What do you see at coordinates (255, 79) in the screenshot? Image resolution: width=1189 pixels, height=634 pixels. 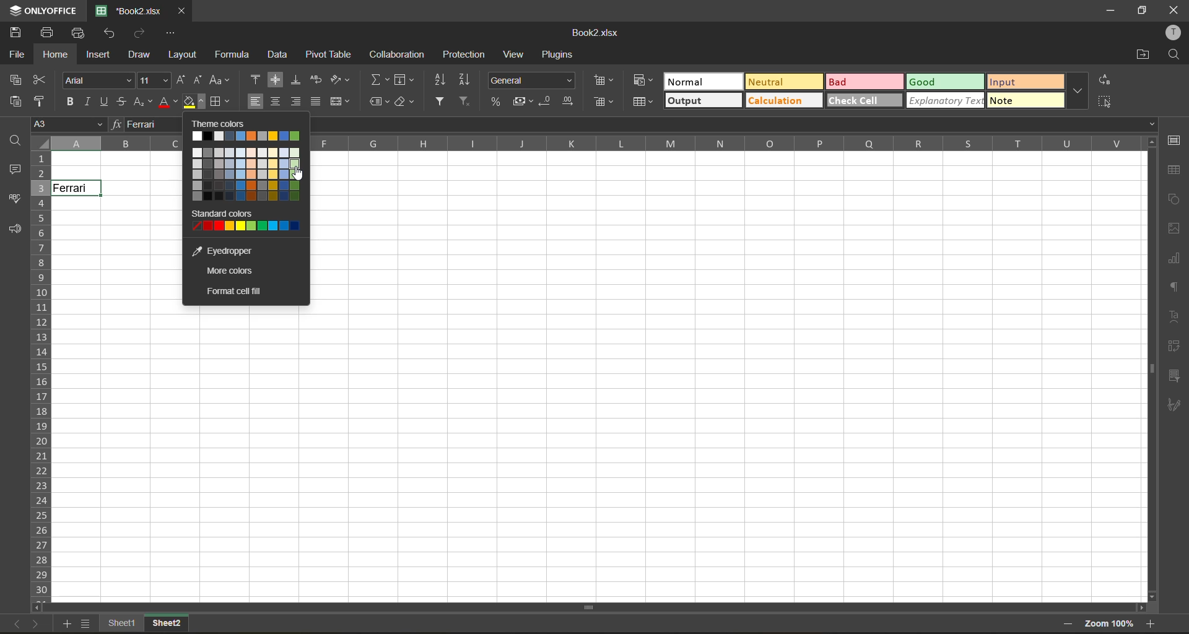 I see `align top` at bounding box center [255, 79].